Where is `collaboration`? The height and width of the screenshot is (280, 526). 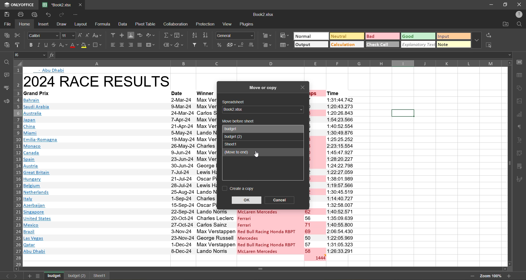 collaboration is located at coordinates (176, 24).